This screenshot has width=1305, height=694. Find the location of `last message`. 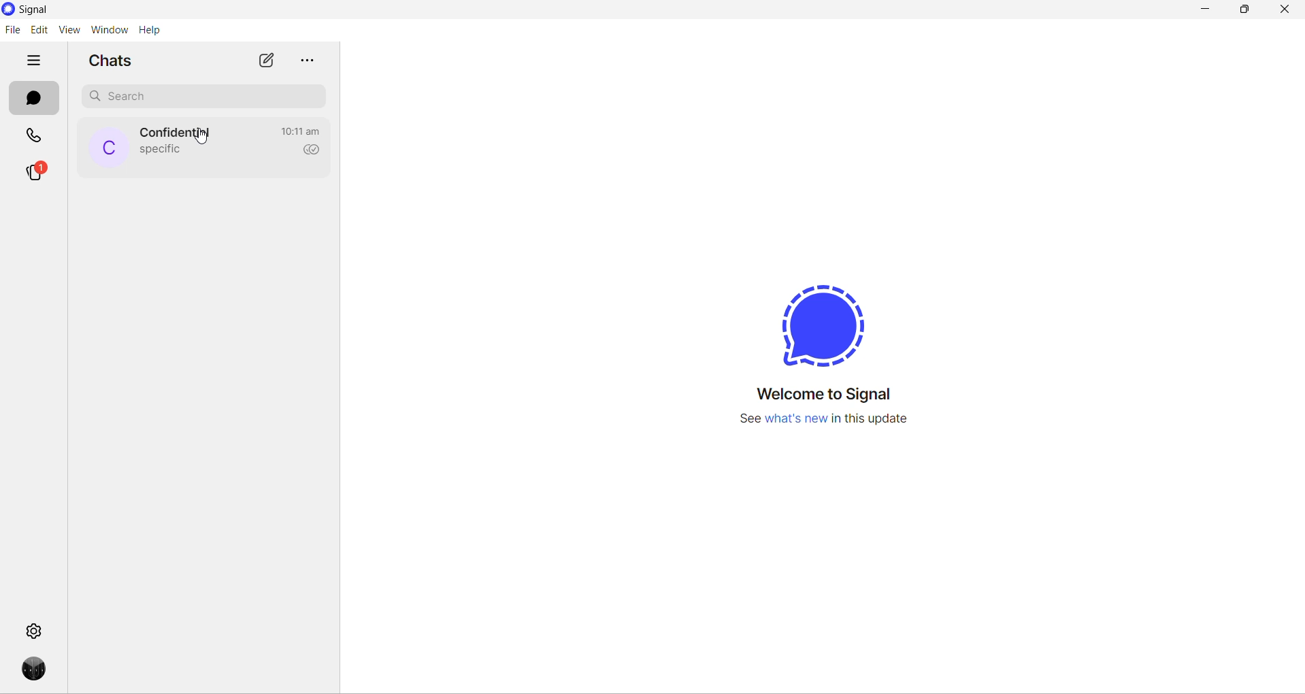

last message is located at coordinates (161, 152).